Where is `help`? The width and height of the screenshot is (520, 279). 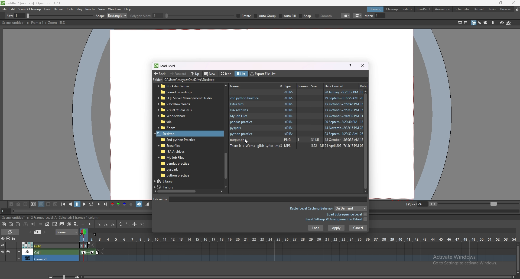 help is located at coordinates (350, 65).